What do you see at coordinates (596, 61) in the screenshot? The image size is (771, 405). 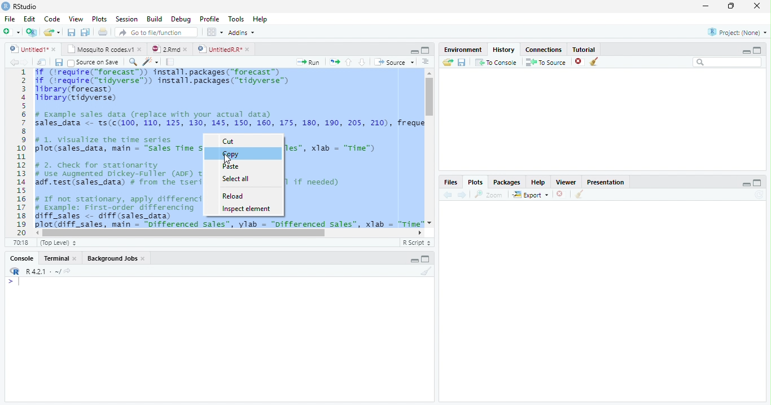 I see `Clean` at bounding box center [596, 61].